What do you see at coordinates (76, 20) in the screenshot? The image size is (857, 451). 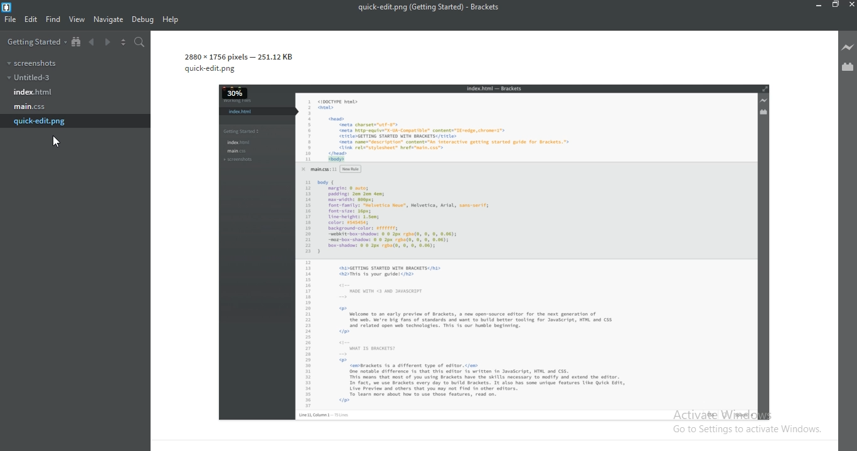 I see `view` at bounding box center [76, 20].